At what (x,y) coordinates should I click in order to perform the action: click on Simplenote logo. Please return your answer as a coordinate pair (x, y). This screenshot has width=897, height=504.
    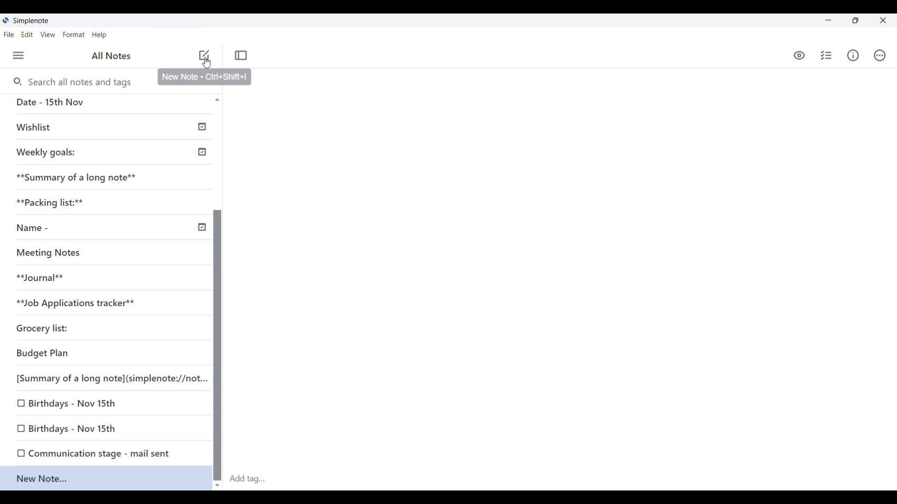
    Looking at the image, I should click on (6, 20).